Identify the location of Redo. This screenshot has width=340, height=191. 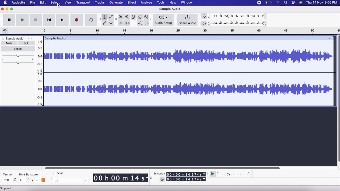
(147, 23).